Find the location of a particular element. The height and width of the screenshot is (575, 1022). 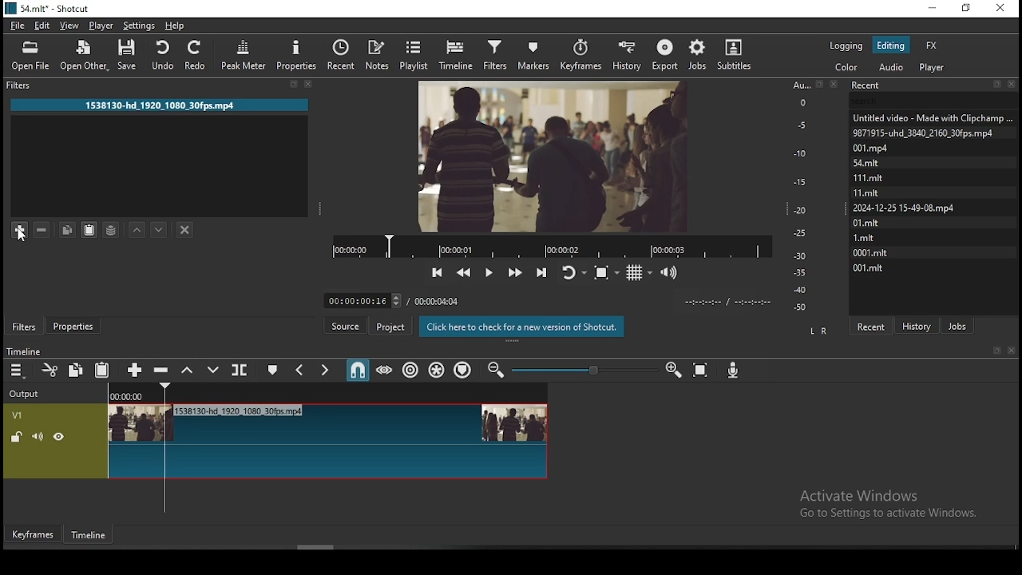

open file is located at coordinates (30, 56).